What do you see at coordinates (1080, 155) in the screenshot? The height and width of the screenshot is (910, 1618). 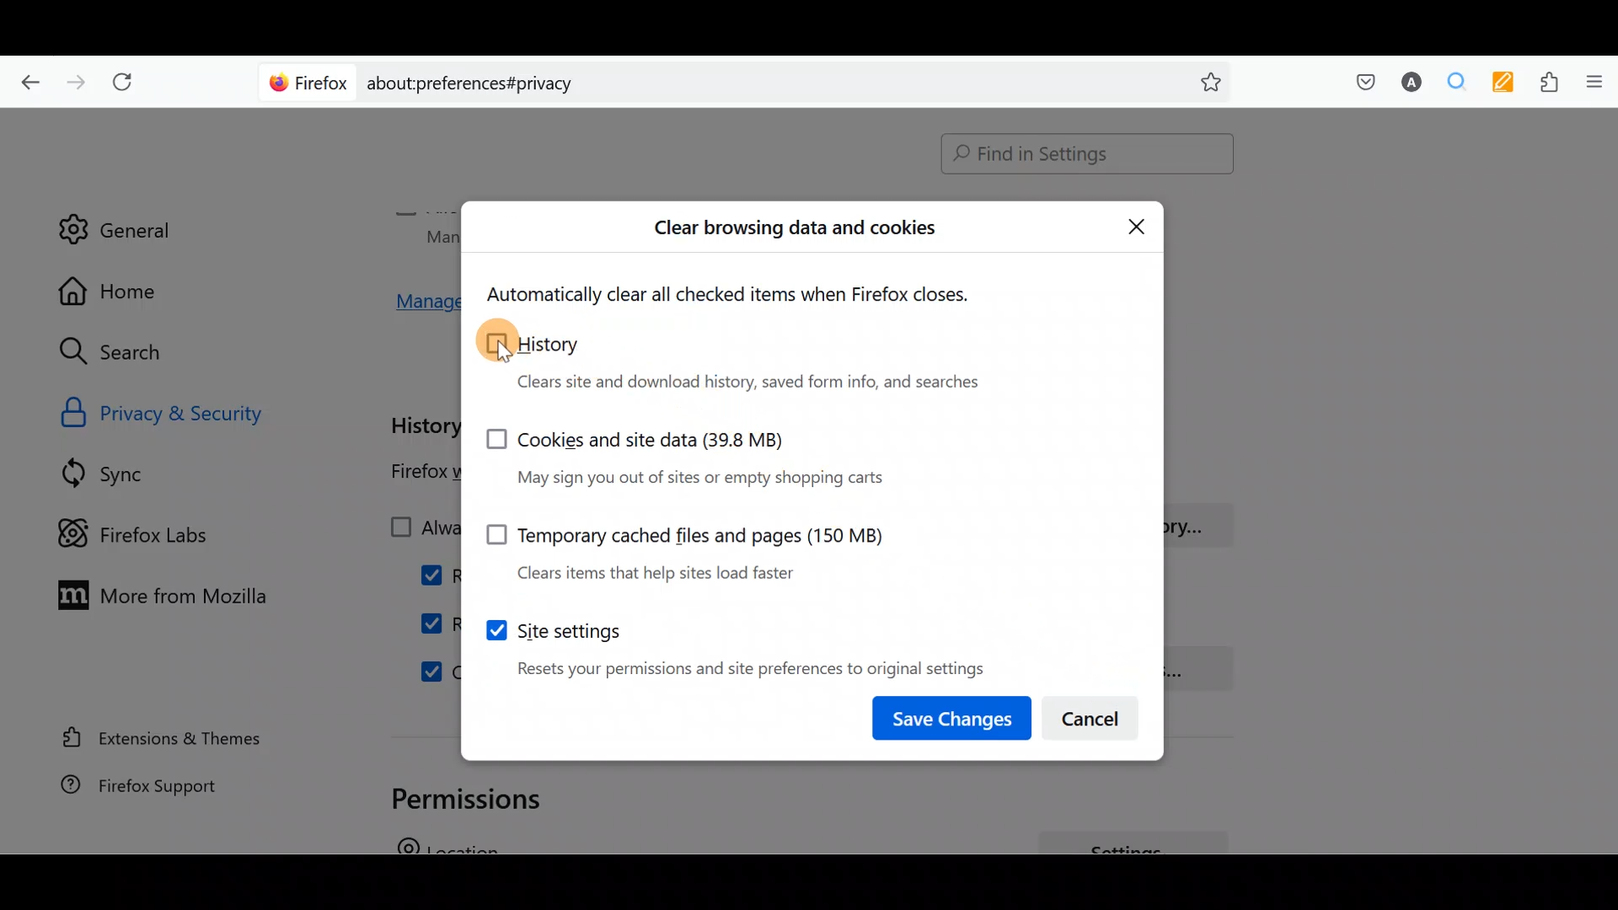 I see `Search bar` at bounding box center [1080, 155].